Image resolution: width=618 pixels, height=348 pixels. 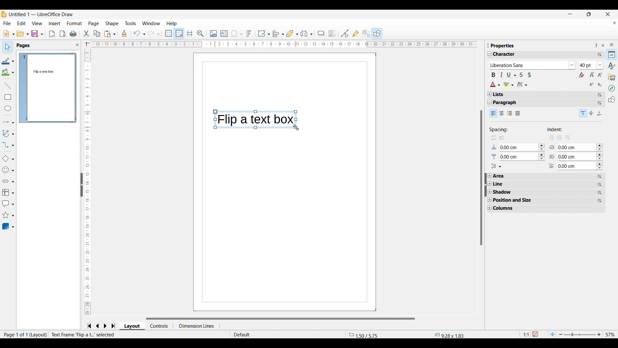 What do you see at coordinates (612, 77) in the screenshot?
I see `Gallery` at bounding box center [612, 77].